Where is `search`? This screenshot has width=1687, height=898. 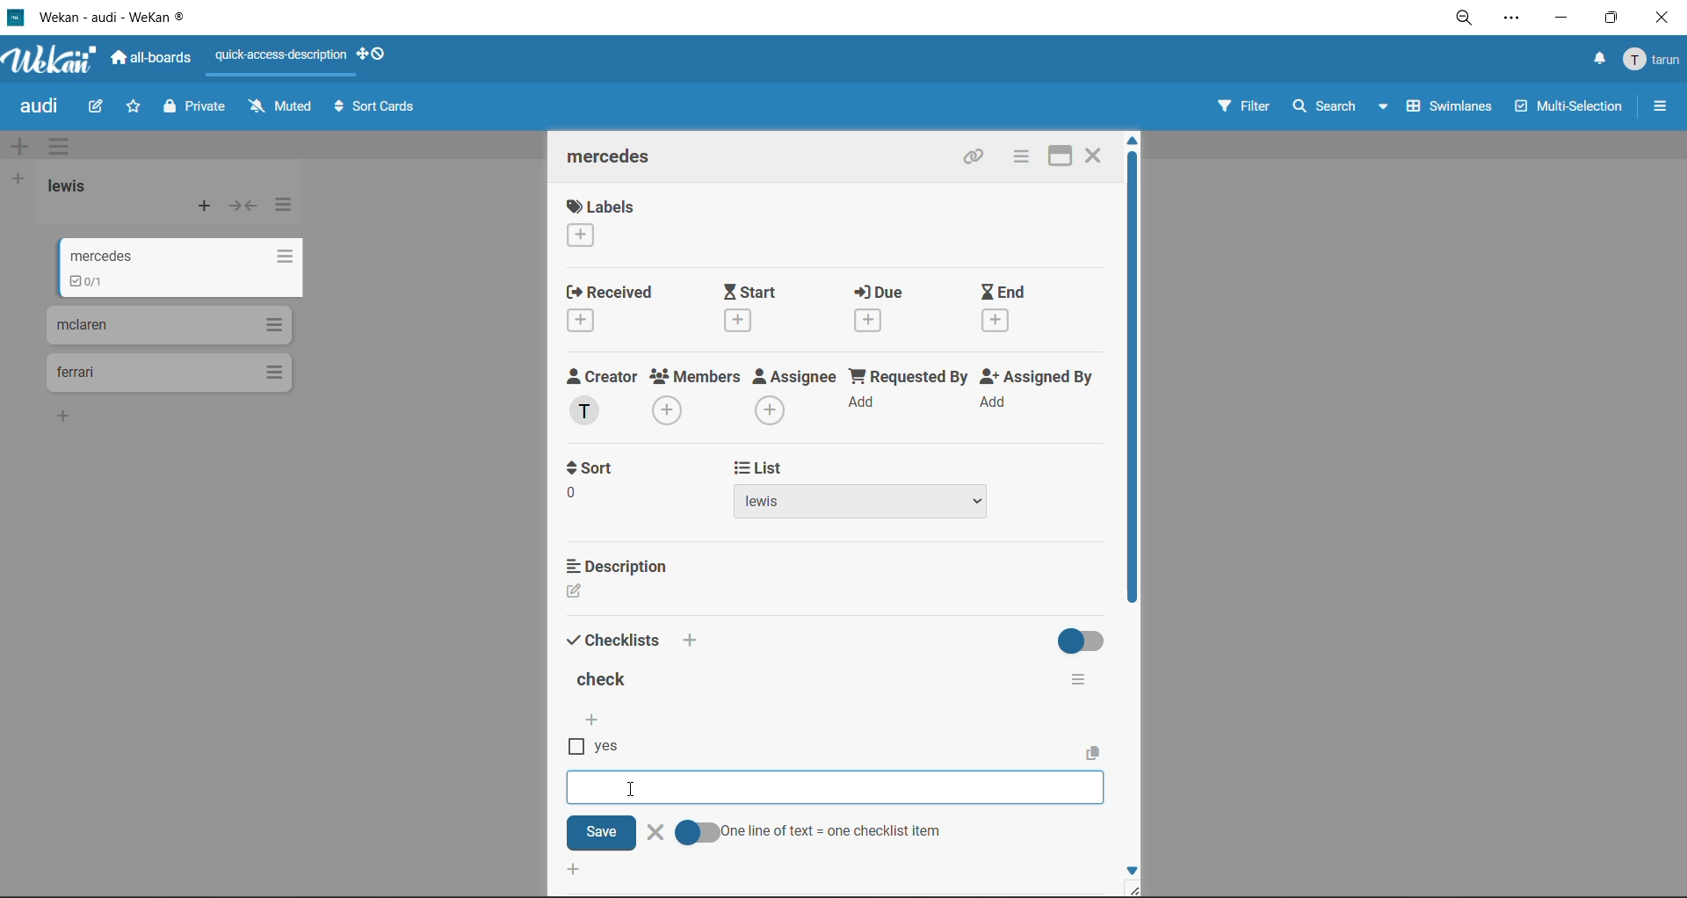
search is located at coordinates (1335, 107).